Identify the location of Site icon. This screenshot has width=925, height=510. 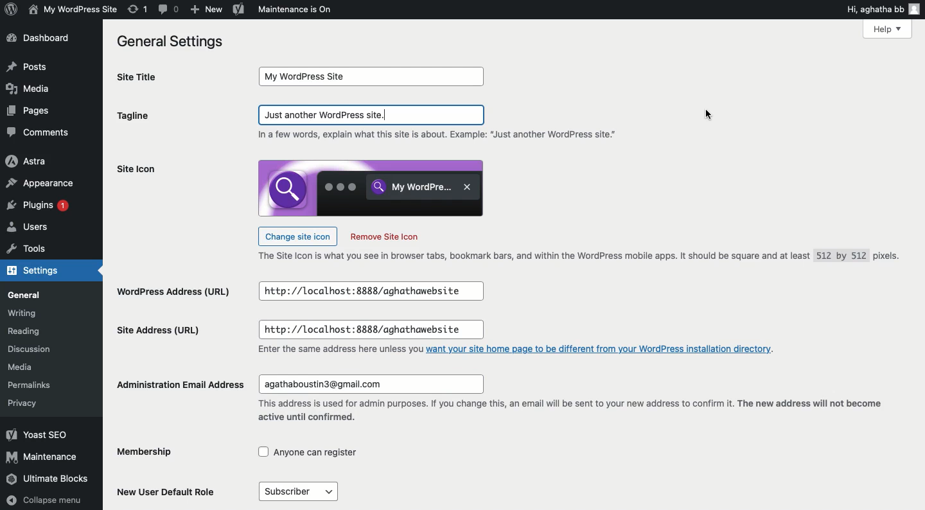
(136, 169).